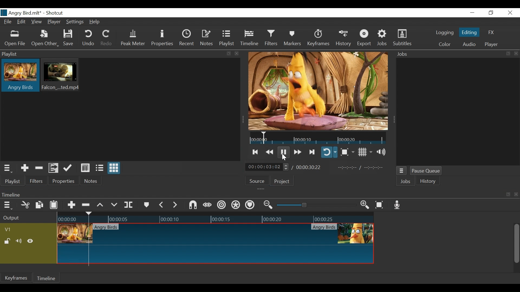 Image resolution: width=520 pixels, height=292 pixels. I want to click on FX, so click(491, 32).